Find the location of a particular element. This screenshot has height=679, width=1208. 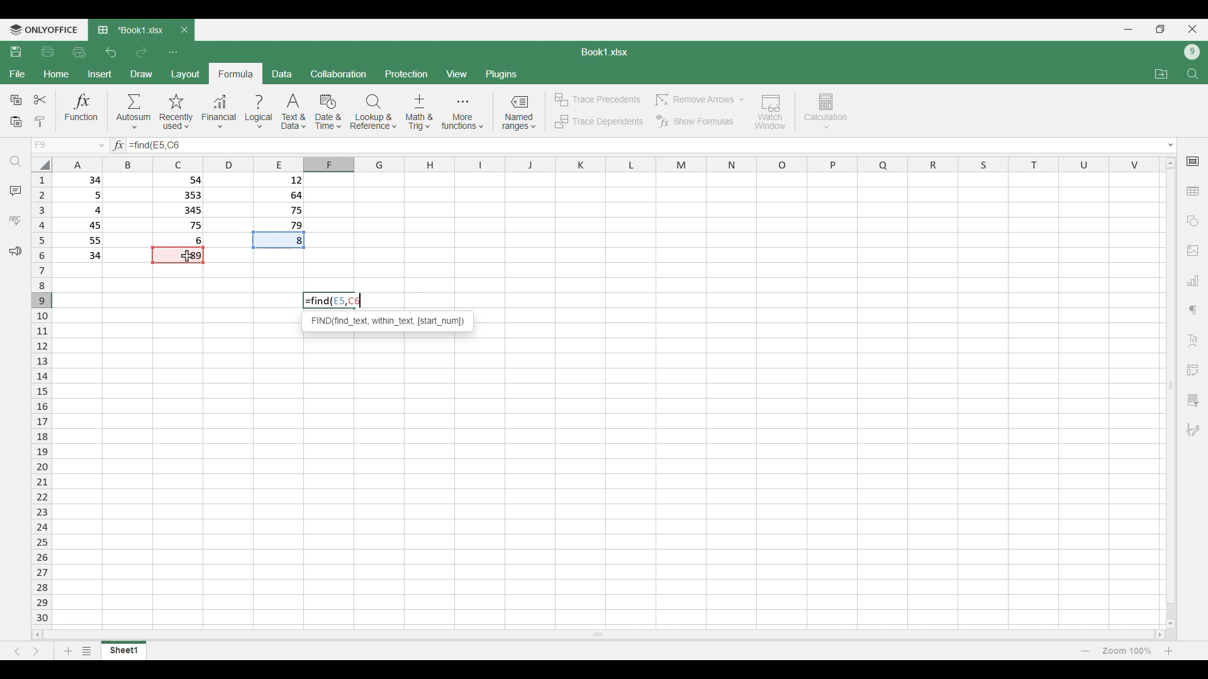

Choose cell name is located at coordinates (67, 145).